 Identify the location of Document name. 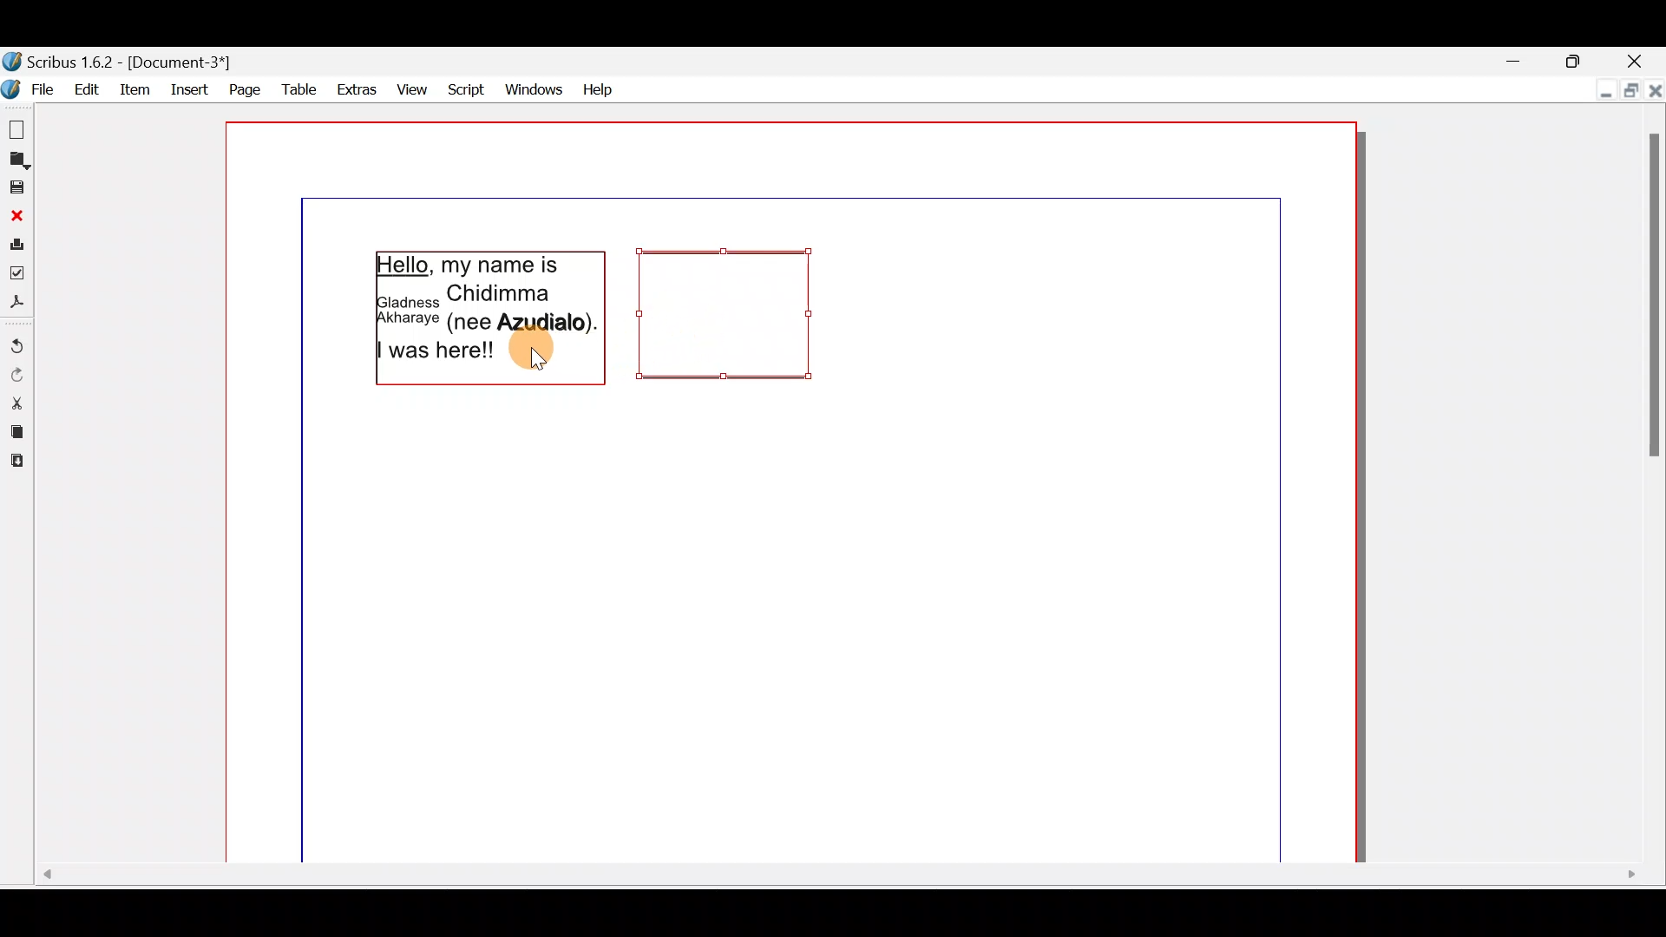
(131, 62).